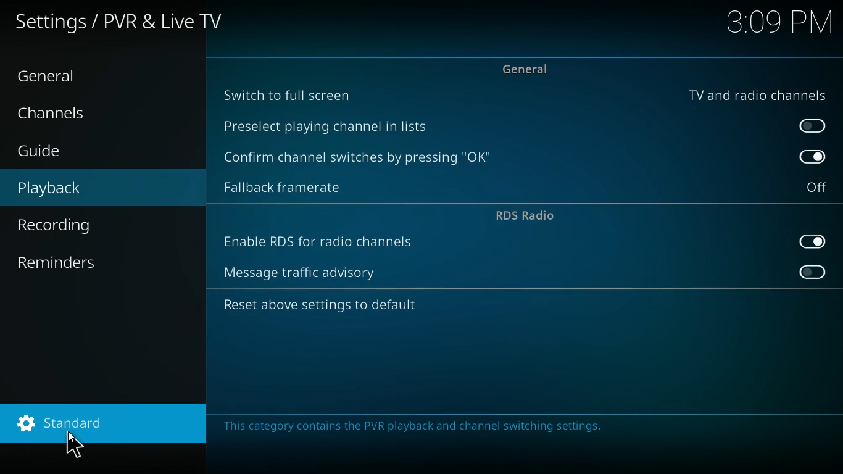  What do you see at coordinates (294, 96) in the screenshot?
I see `switch to full screen` at bounding box center [294, 96].